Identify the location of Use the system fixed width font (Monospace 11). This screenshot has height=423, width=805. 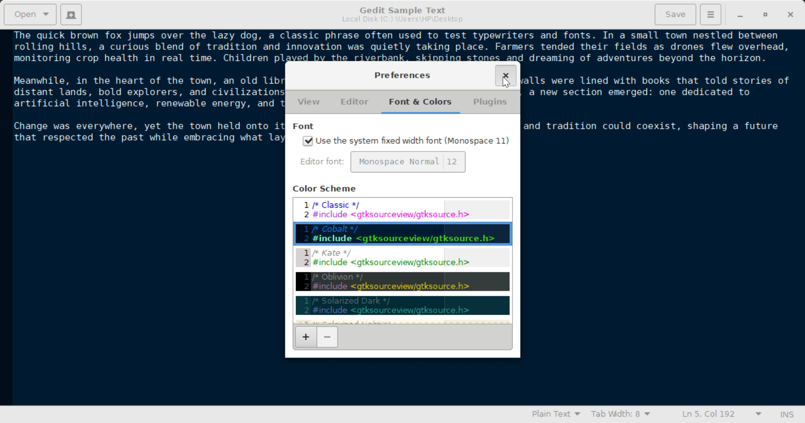
(407, 142).